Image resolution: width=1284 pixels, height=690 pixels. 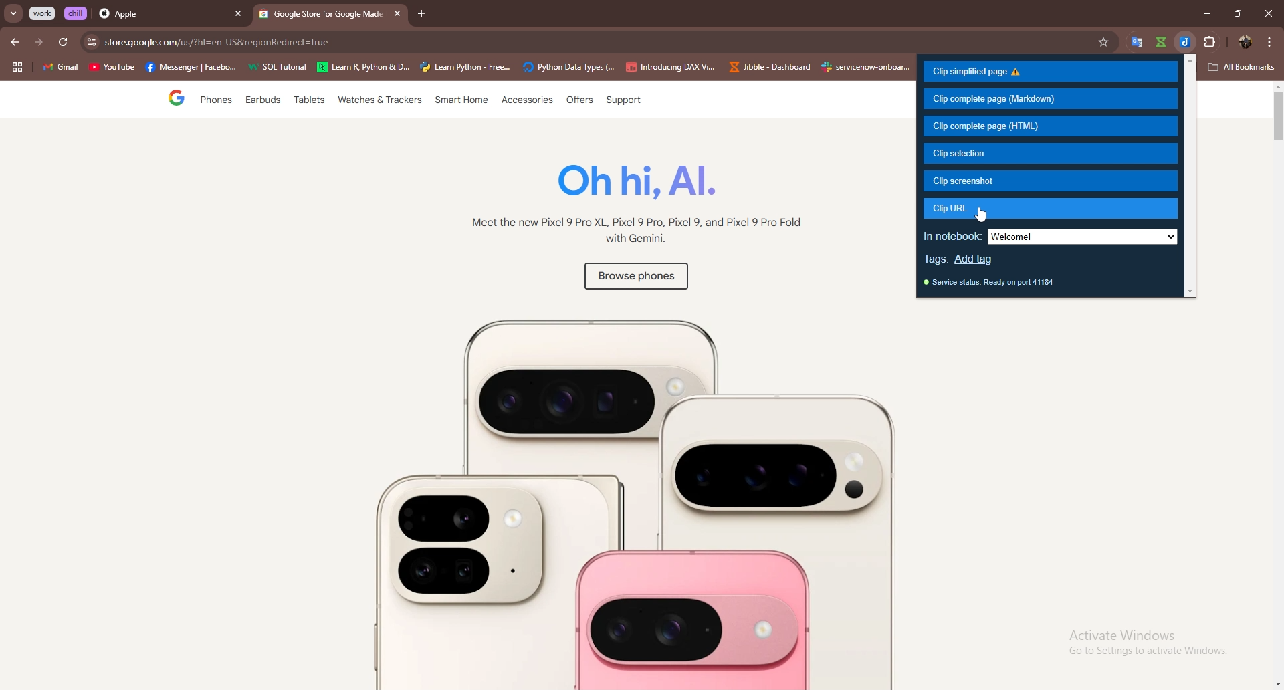 What do you see at coordinates (364, 68) in the screenshot?
I see `Learn R &Pytho` at bounding box center [364, 68].